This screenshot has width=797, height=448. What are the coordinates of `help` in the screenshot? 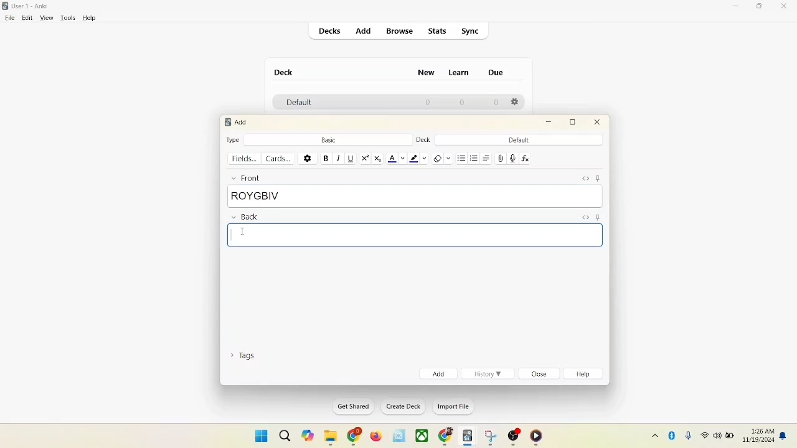 It's located at (90, 18).